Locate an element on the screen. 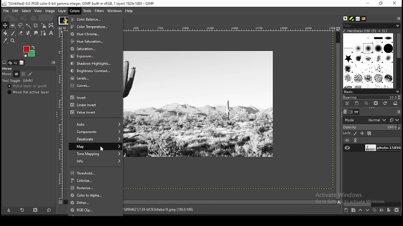 This screenshot has width=403, height=226. restore is located at coordinates (381, 3).